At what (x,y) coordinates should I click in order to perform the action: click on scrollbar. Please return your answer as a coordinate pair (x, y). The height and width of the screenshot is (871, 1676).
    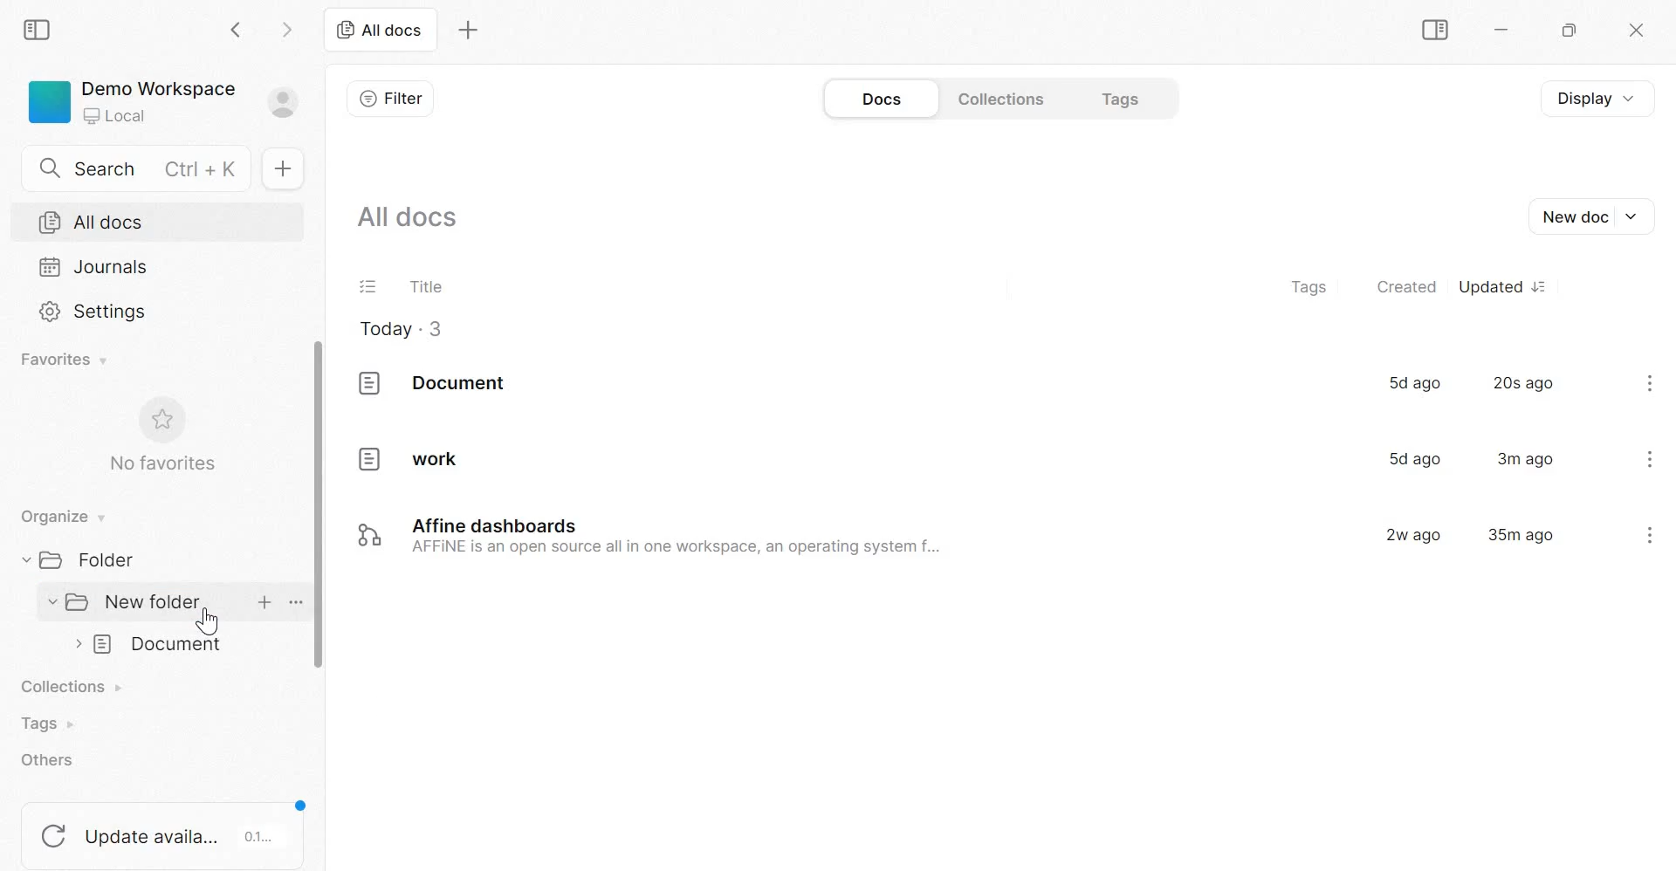
    Looking at the image, I should click on (322, 504).